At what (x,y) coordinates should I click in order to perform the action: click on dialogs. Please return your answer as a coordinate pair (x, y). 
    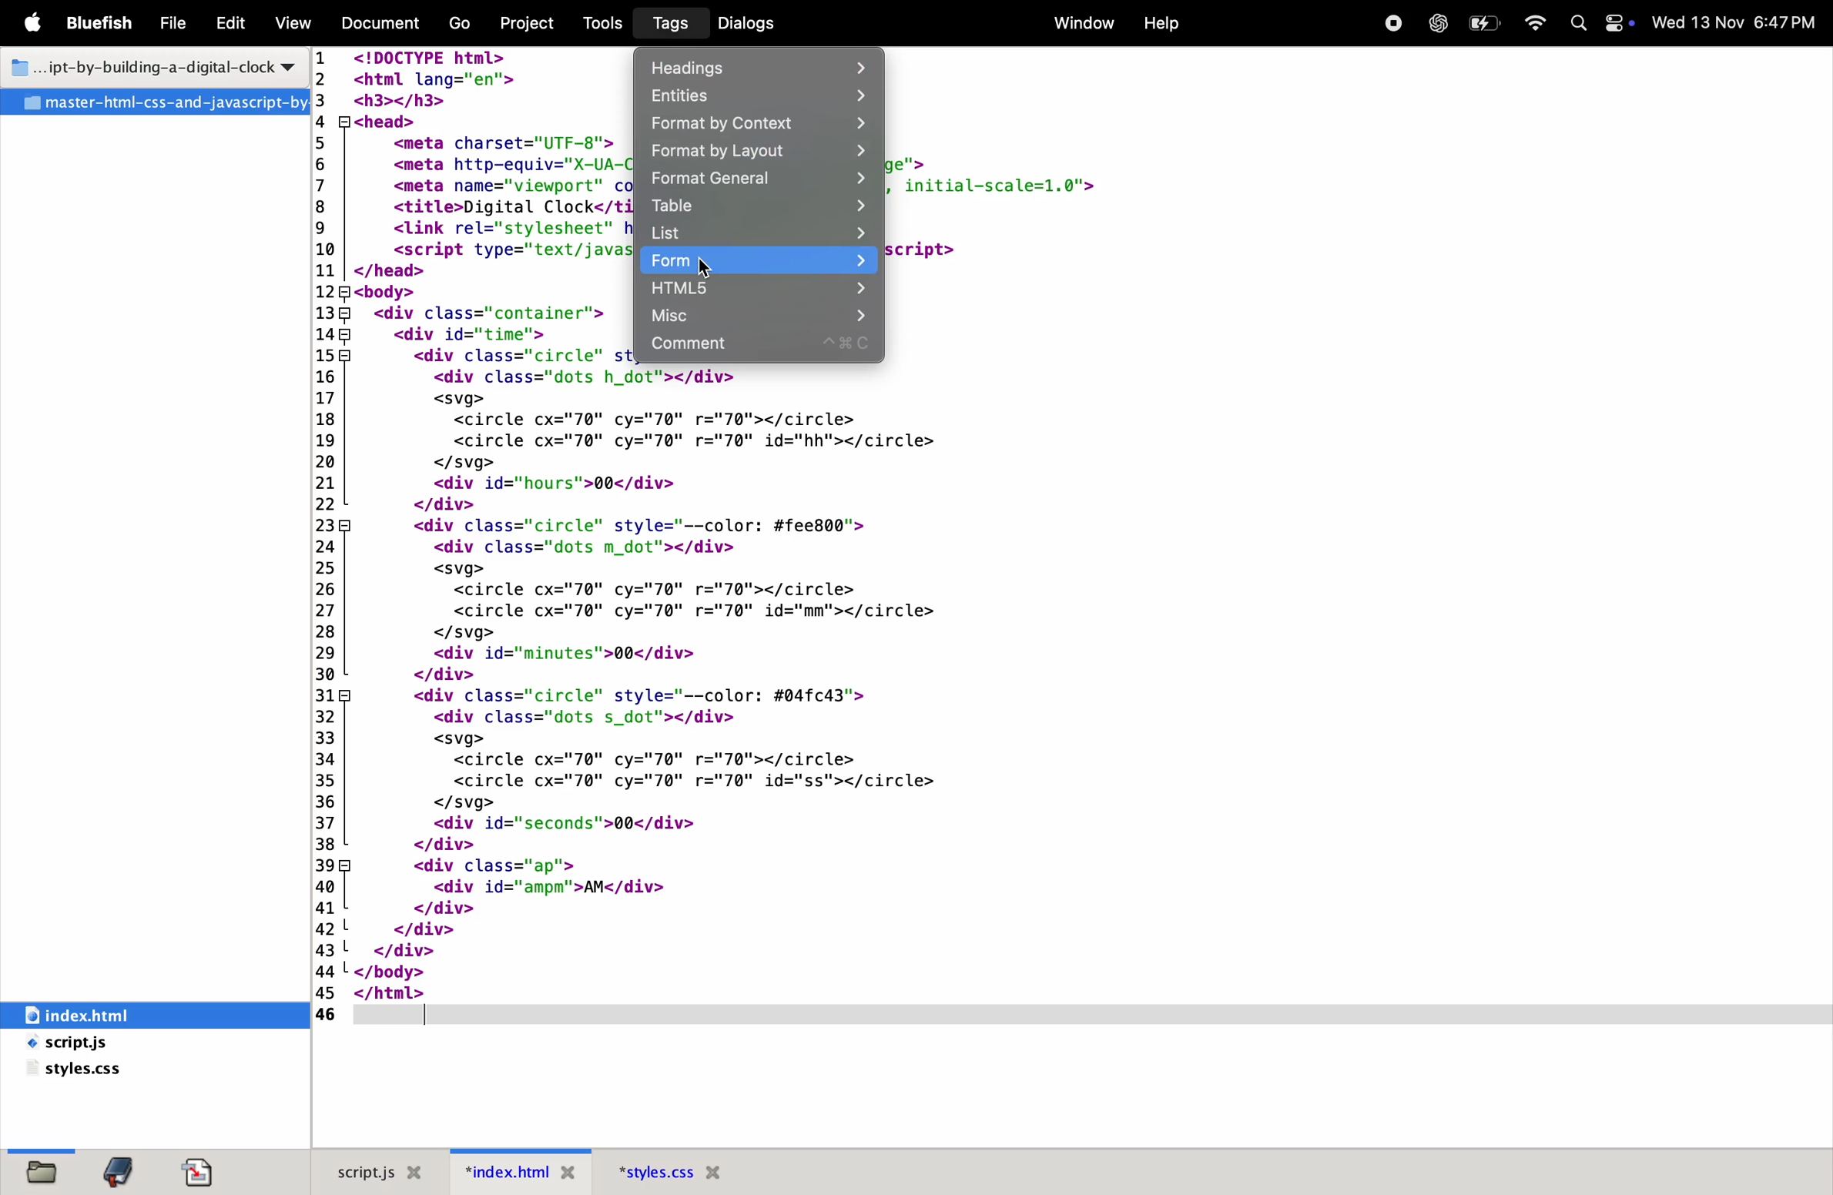
    Looking at the image, I should click on (767, 22).